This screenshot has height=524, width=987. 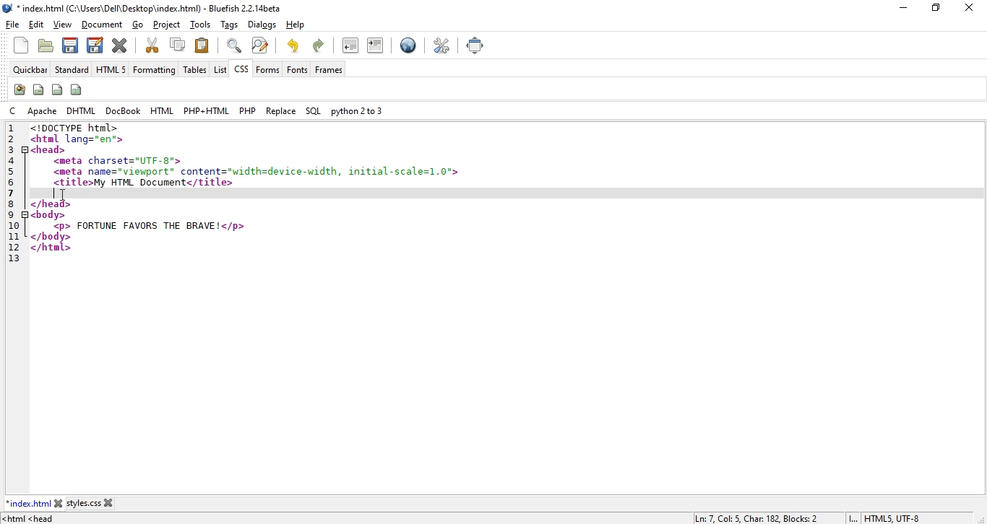 I want to click on 5, so click(x=16, y=173).